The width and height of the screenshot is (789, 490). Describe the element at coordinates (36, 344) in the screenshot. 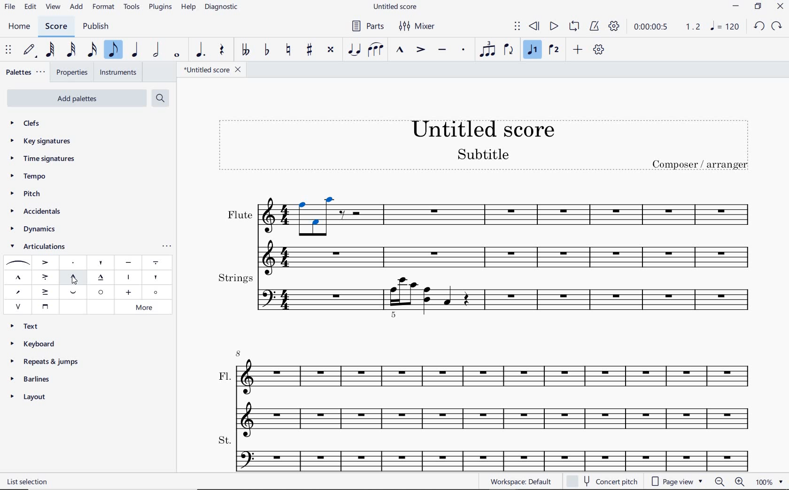

I see `keyboard` at that location.